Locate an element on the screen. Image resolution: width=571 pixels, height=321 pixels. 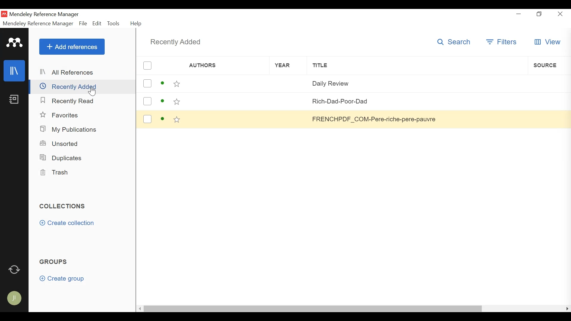
Recently Added is located at coordinates (81, 87).